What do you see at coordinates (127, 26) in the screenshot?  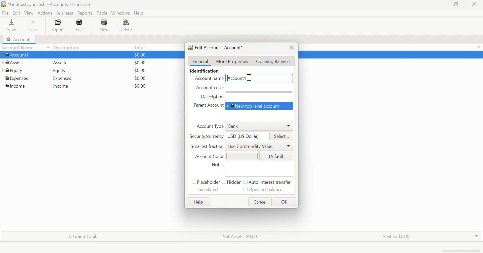 I see `Delete` at bounding box center [127, 26].